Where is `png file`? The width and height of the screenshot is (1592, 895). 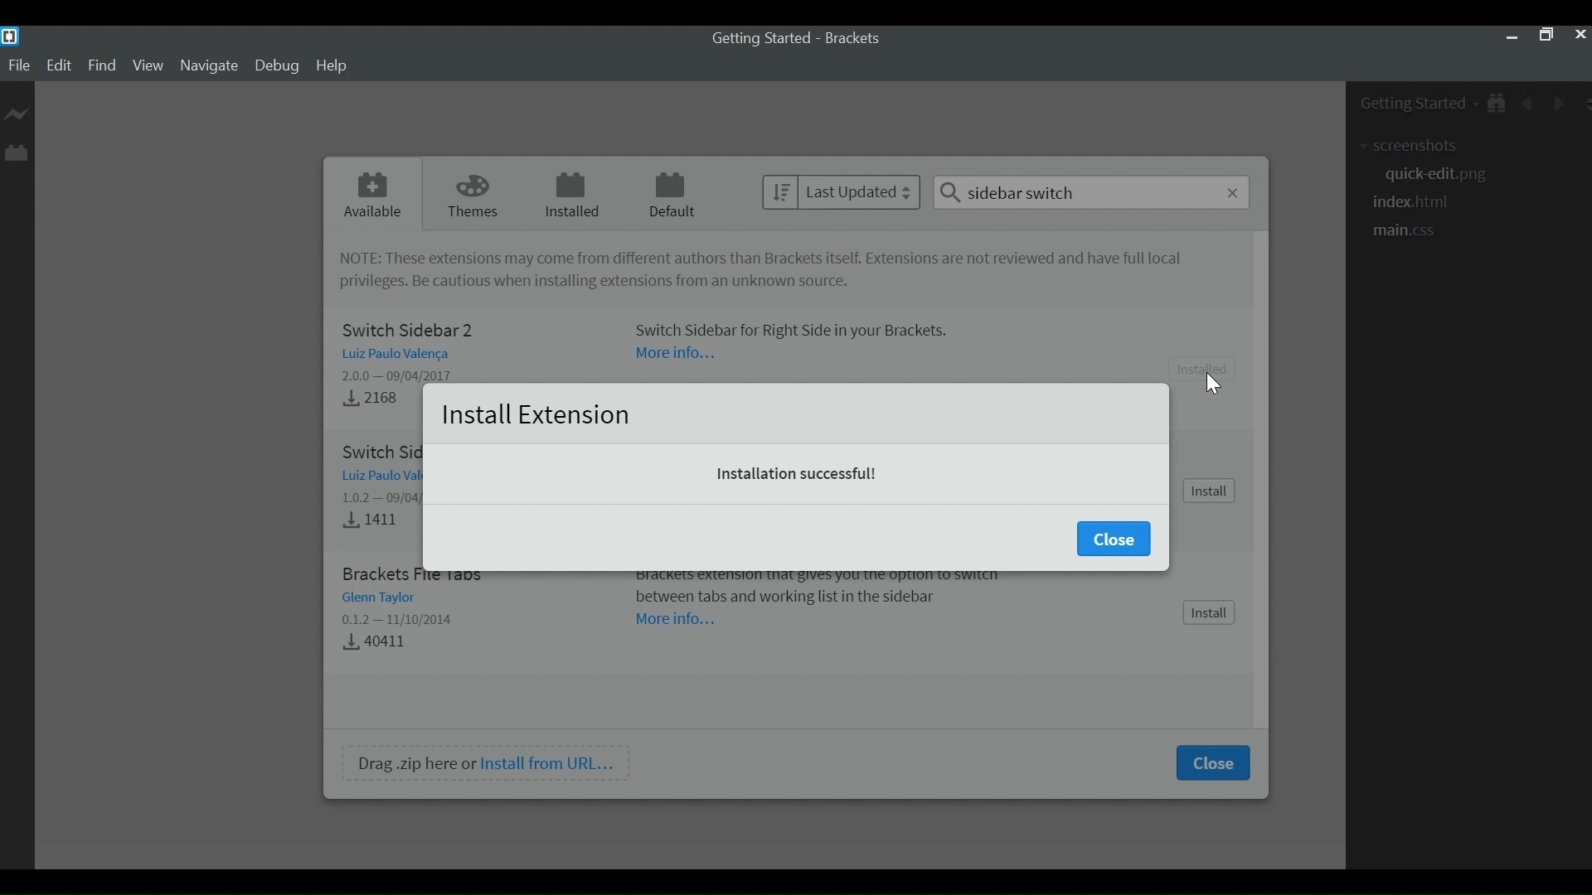 png file is located at coordinates (1436, 176).